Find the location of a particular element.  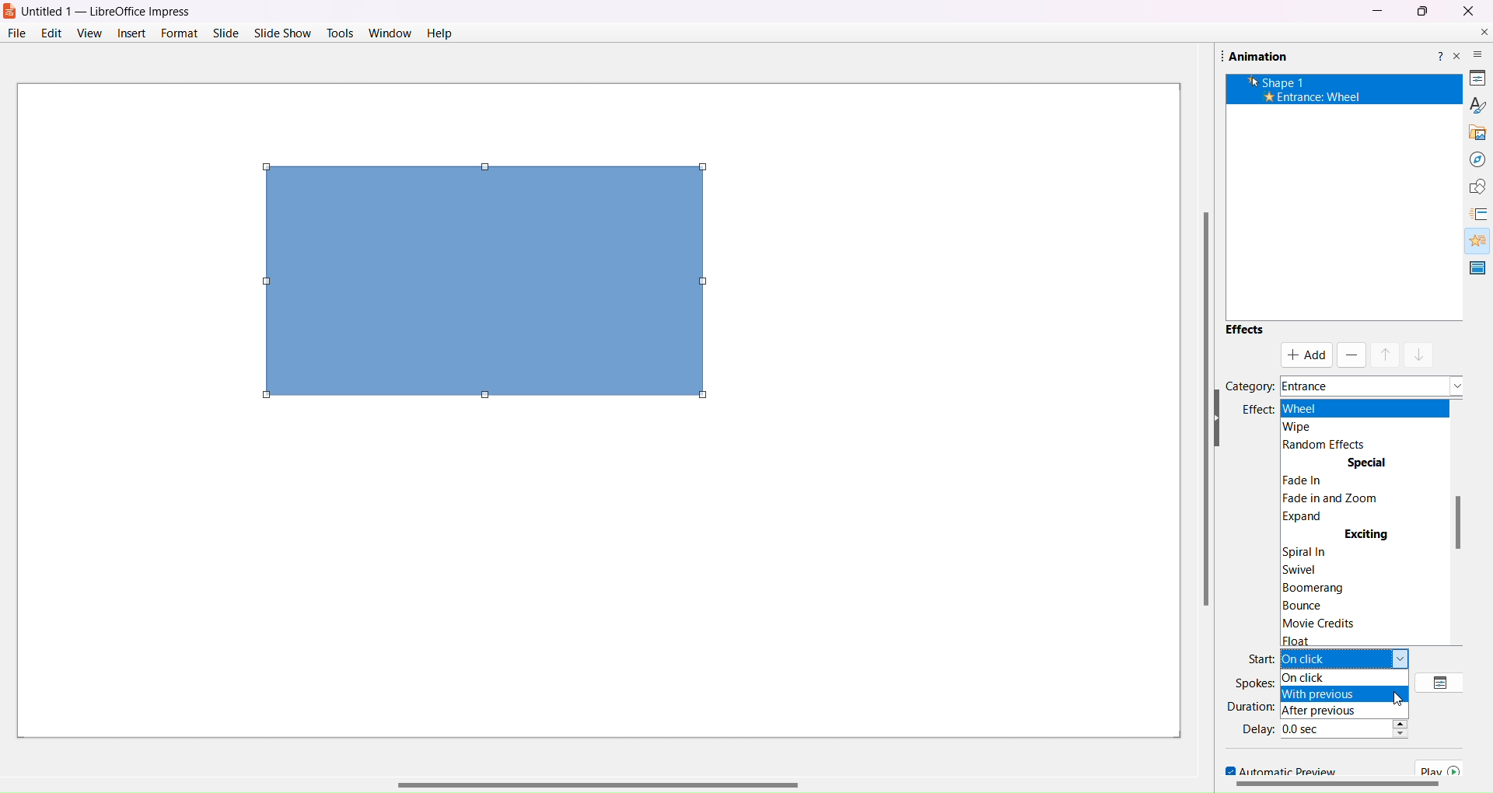

Styles is located at coordinates (1472, 103).